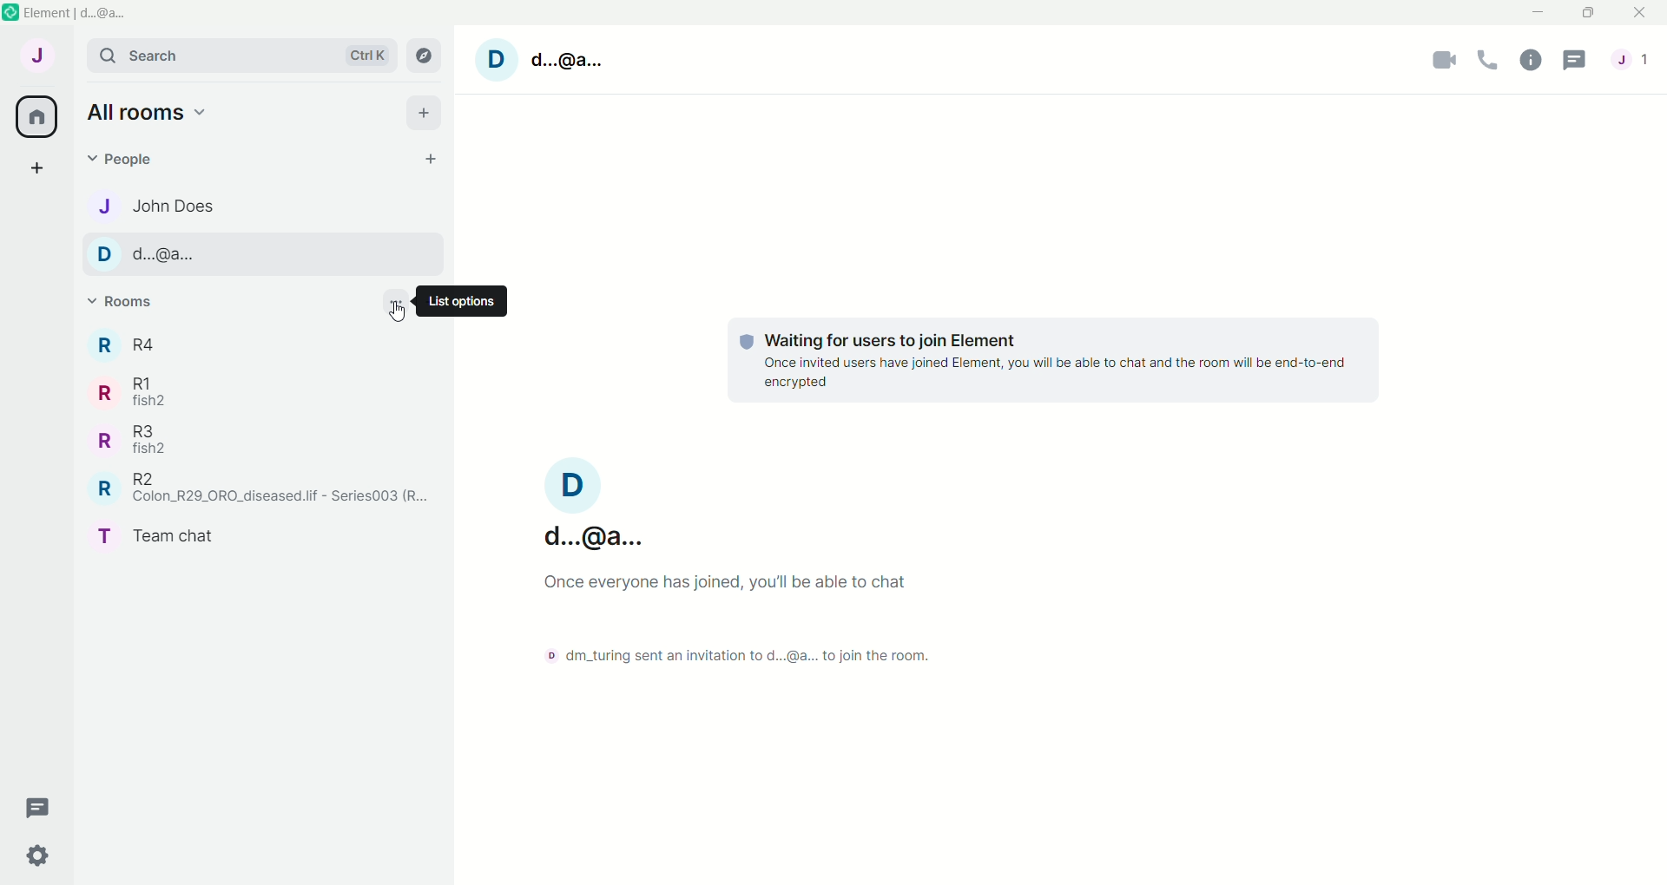  Describe the element at coordinates (128, 344) in the screenshot. I see `Room R4` at that location.